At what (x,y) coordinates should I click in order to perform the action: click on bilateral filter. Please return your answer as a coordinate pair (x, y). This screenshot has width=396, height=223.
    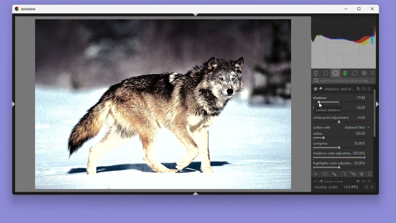
    Looking at the image, I should click on (357, 127).